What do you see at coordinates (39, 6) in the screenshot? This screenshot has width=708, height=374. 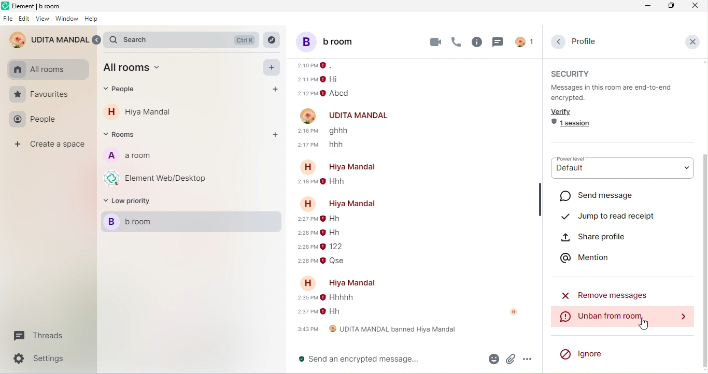 I see `element b room` at bounding box center [39, 6].